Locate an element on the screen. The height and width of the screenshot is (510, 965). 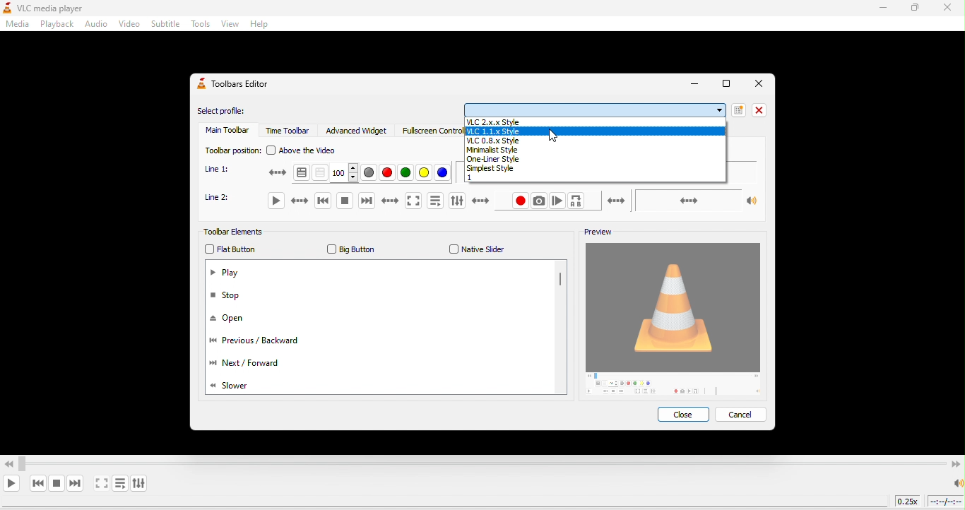
Video Scrollbar is located at coordinates (482, 461).